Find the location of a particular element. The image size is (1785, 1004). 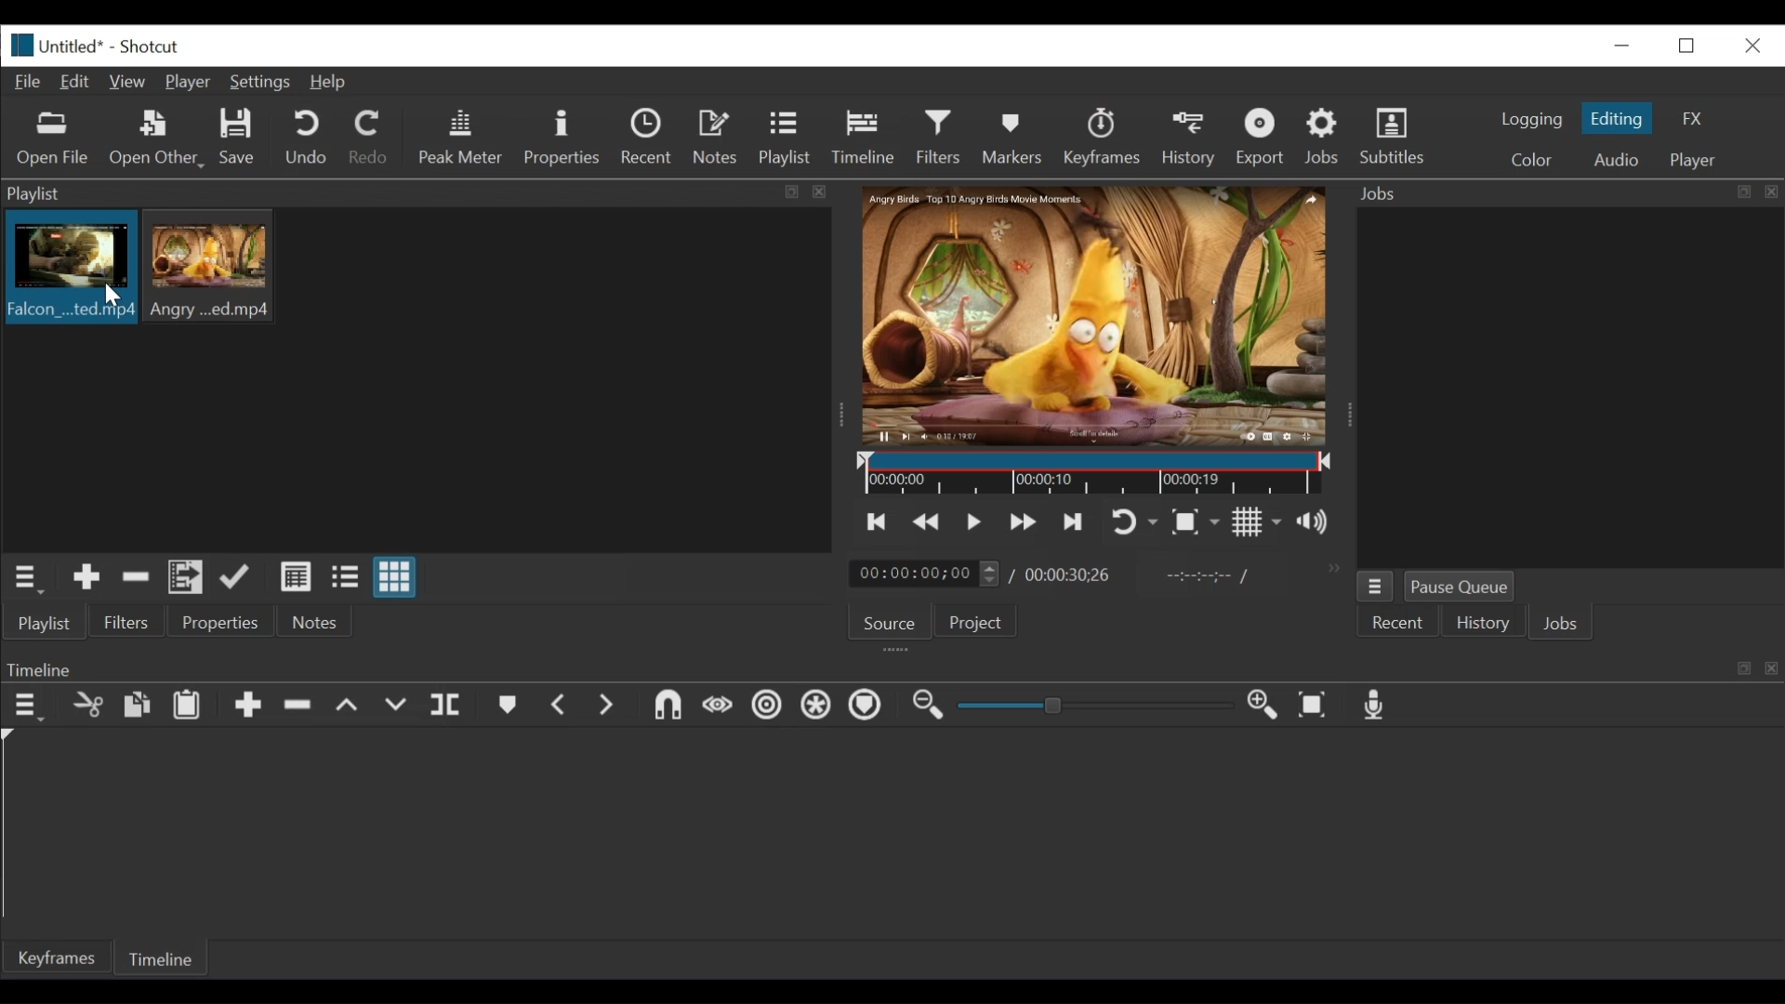

Player is located at coordinates (192, 84).